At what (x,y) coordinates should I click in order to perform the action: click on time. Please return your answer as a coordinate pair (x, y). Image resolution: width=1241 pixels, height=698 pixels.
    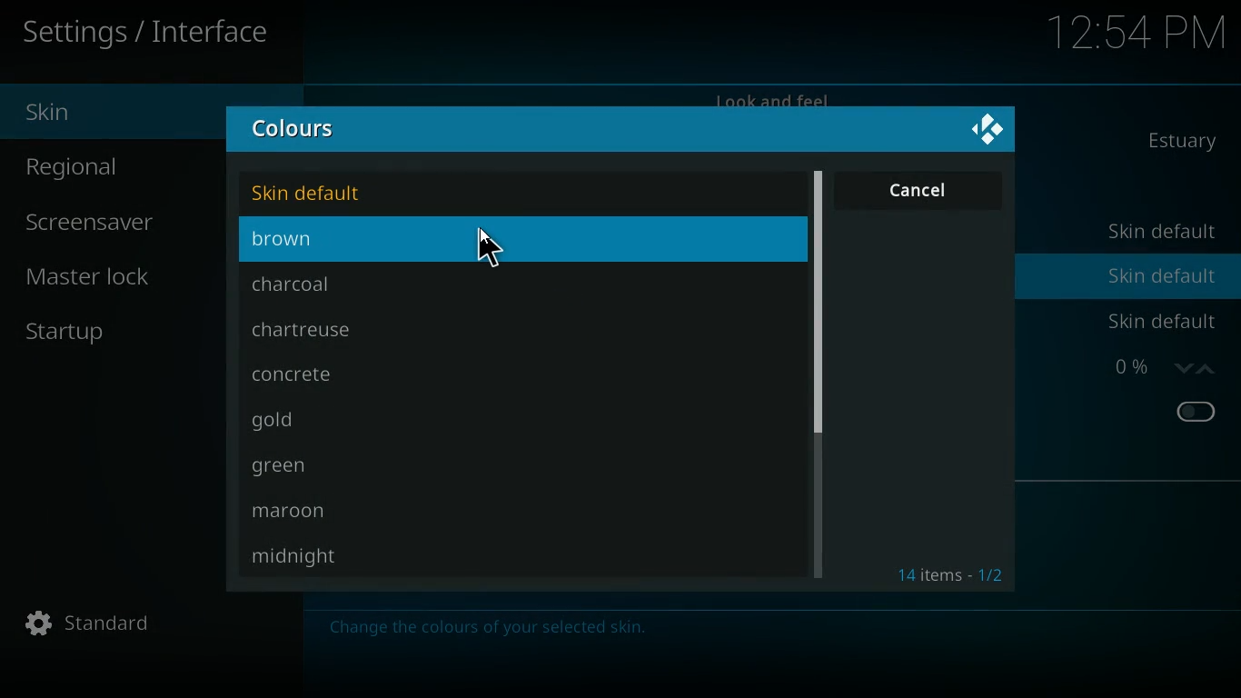
    Looking at the image, I should click on (1137, 30).